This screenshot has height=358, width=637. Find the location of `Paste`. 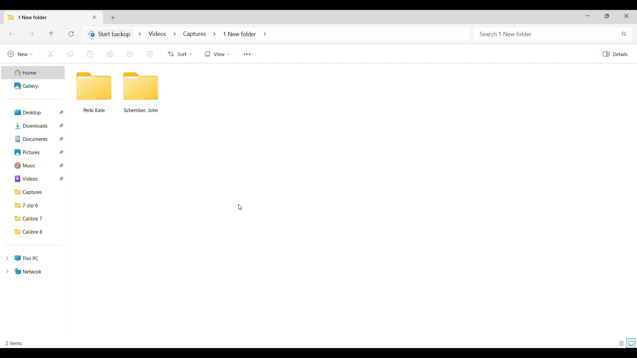

Paste is located at coordinates (90, 54).